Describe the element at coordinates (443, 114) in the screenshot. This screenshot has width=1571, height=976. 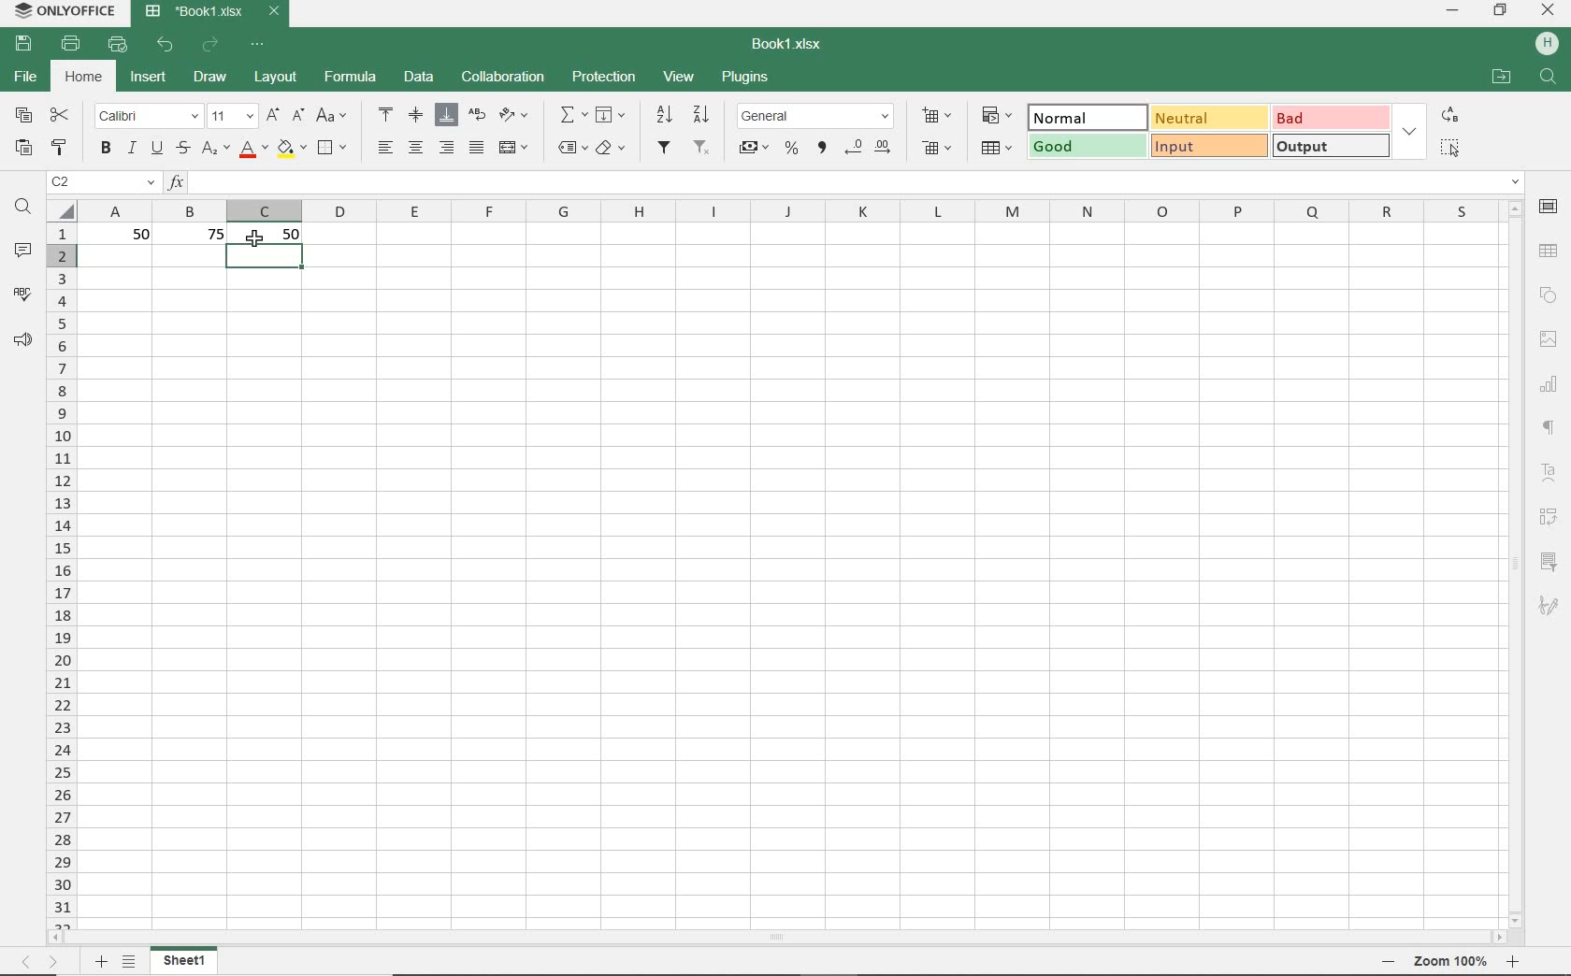
I see `align bottom` at that location.